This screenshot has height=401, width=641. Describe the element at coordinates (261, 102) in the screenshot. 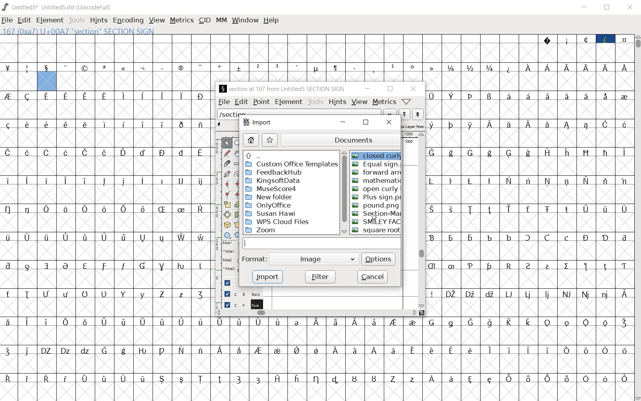

I see `point` at that location.